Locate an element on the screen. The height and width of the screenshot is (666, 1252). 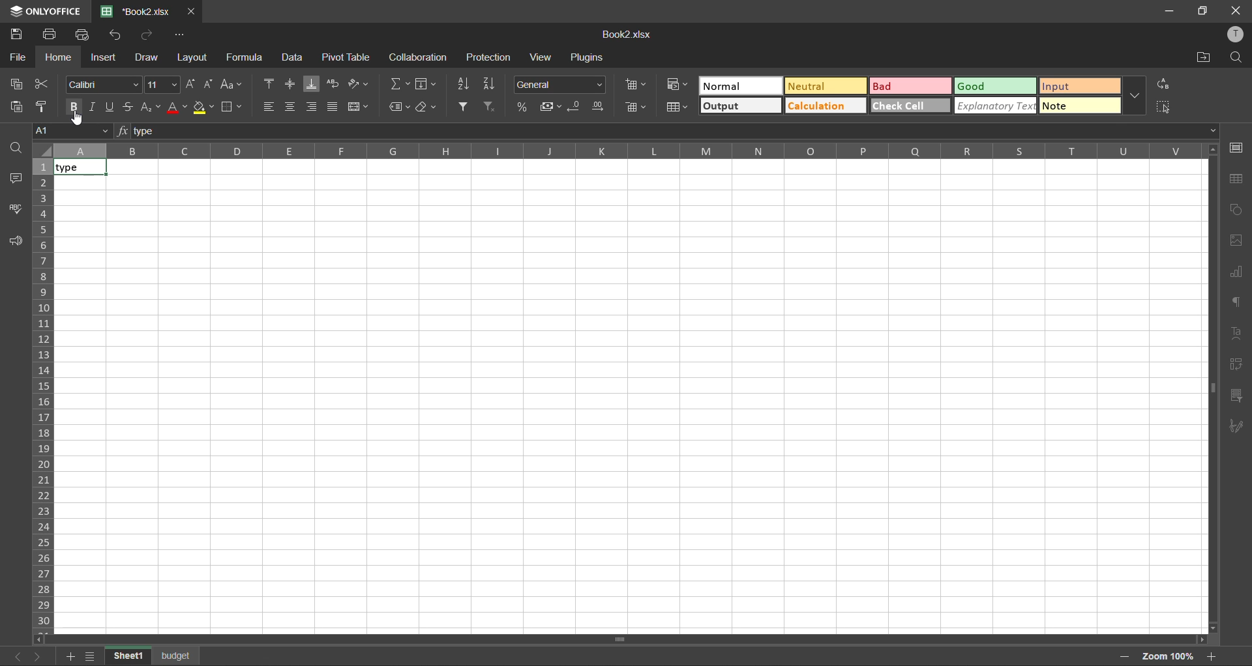
paste is located at coordinates (18, 107).